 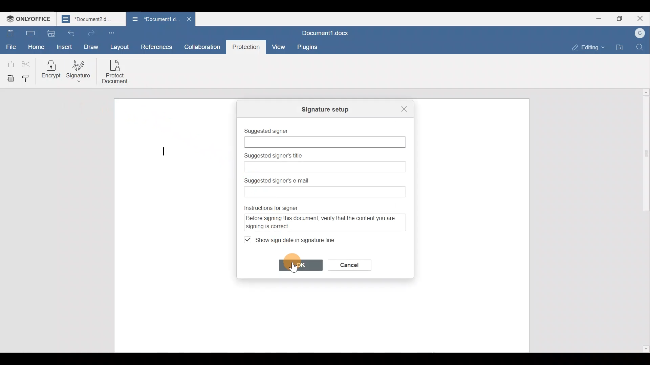 What do you see at coordinates (301, 264) in the screenshot?
I see `OK` at bounding box center [301, 264].